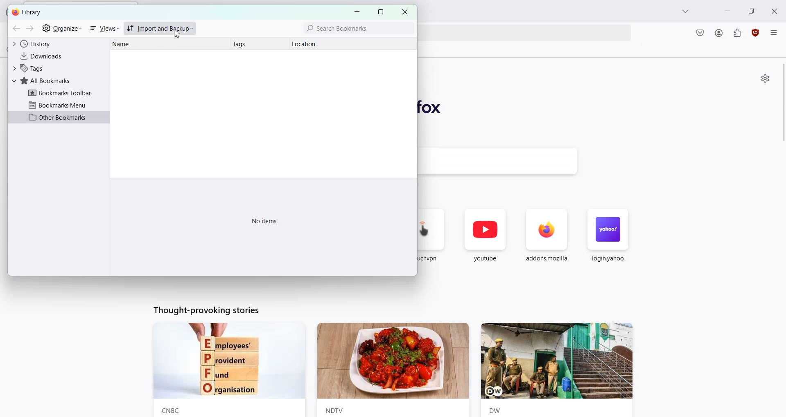 This screenshot has height=417, width=786. Describe the element at coordinates (60, 93) in the screenshot. I see `Bookmarks Toolbar` at that location.